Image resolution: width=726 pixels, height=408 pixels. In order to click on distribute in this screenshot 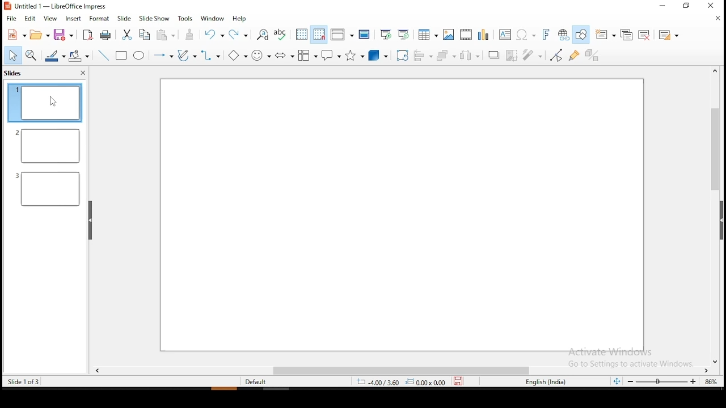, I will do `click(470, 54)`.